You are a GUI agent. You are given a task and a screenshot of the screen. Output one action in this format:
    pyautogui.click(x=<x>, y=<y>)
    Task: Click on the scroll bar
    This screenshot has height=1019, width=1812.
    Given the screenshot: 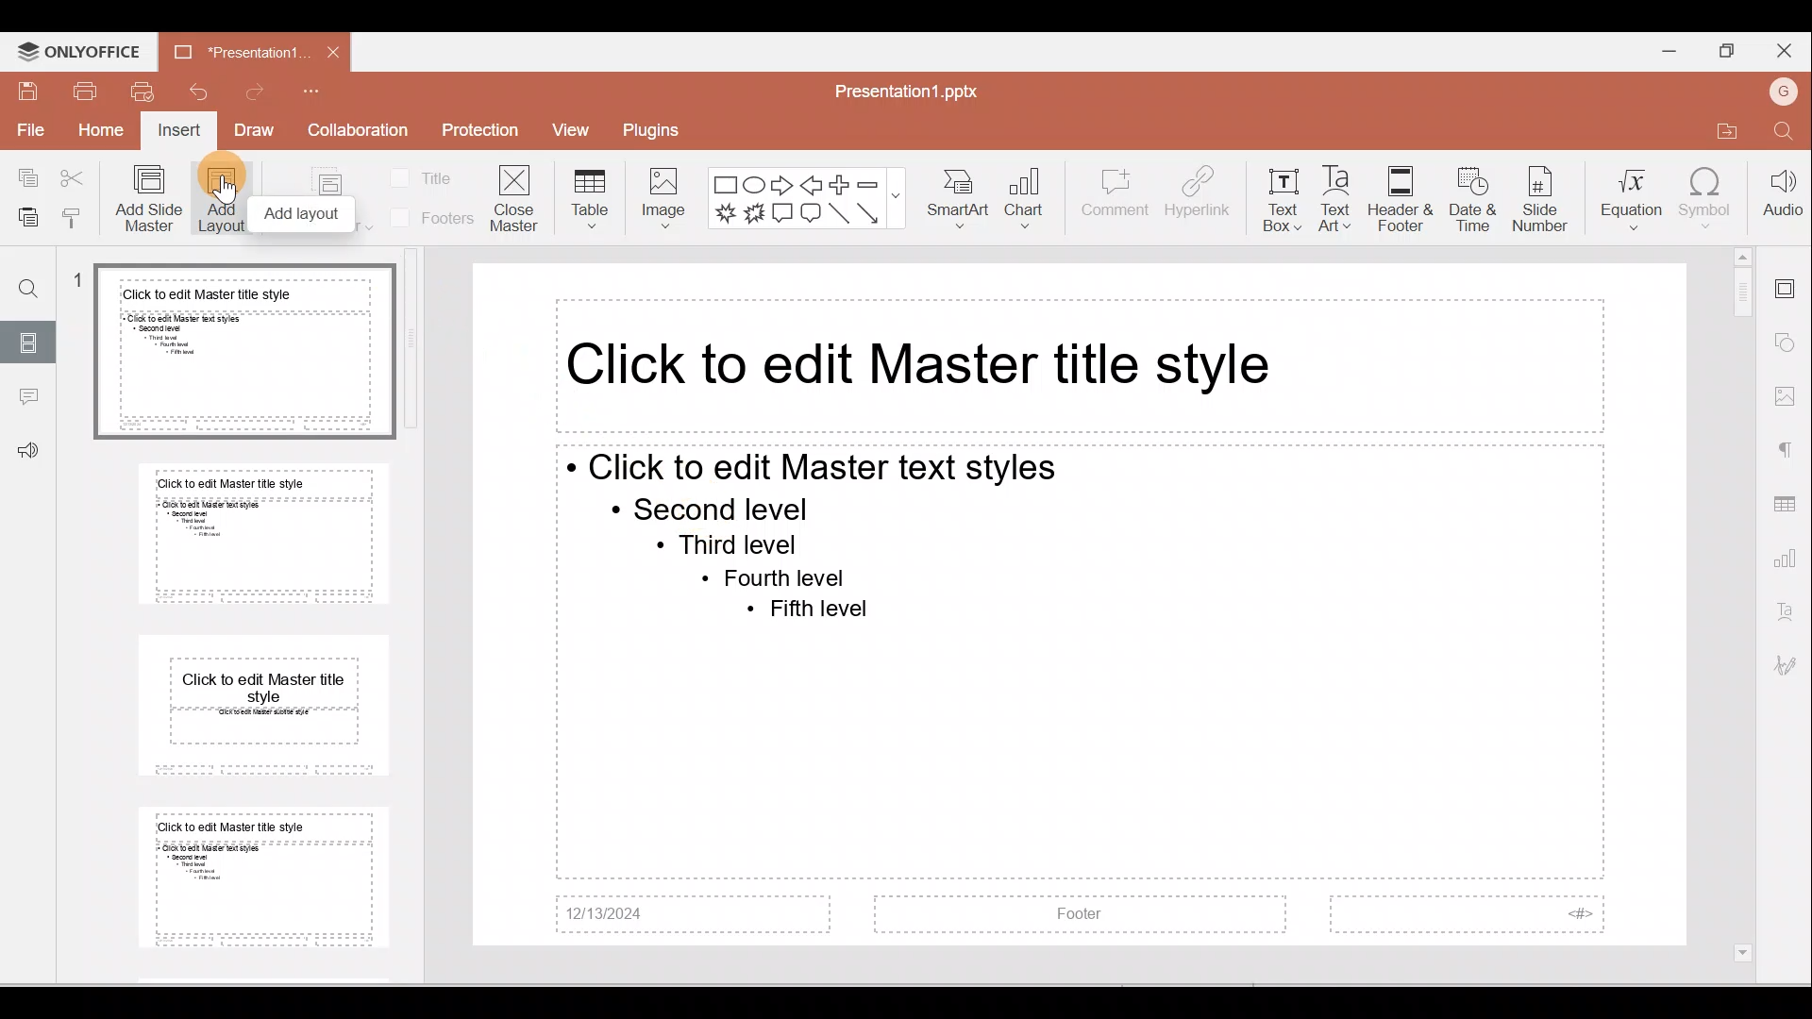 What is the action you would take?
    pyautogui.click(x=1740, y=602)
    